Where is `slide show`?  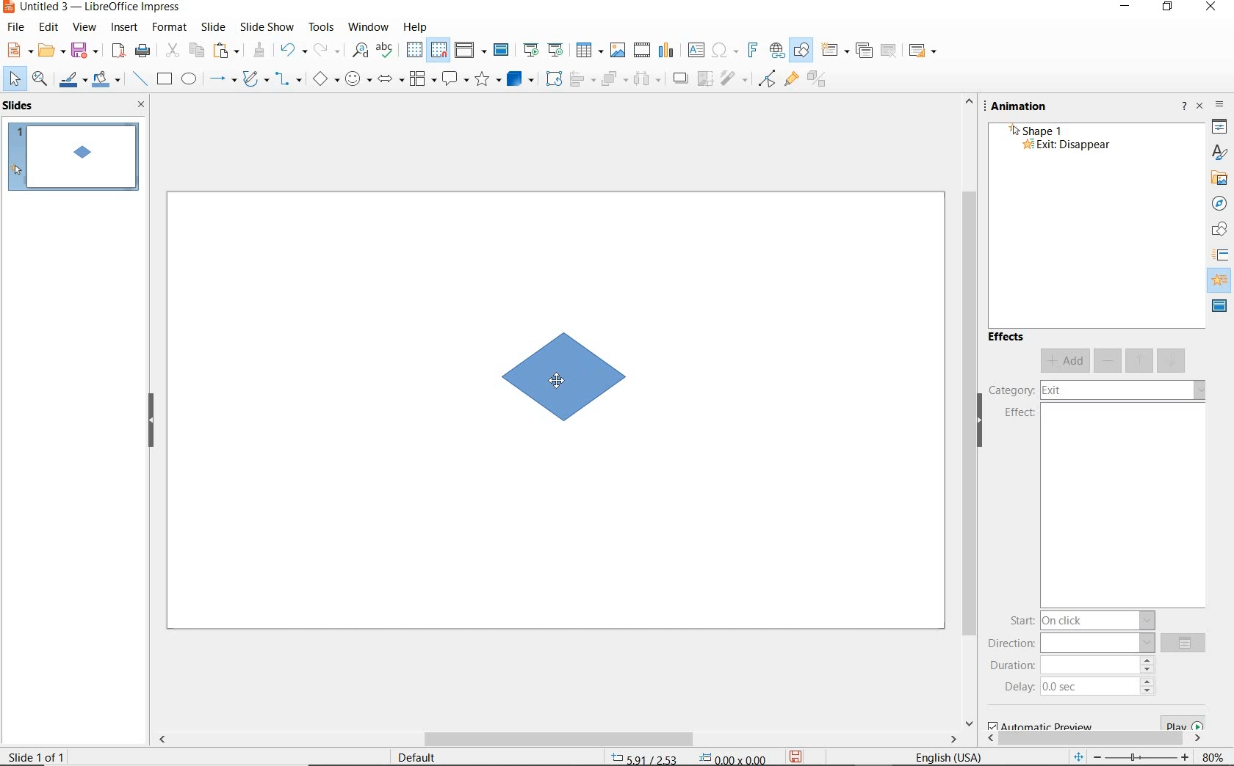 slide show is located at coordinates (269, 27).